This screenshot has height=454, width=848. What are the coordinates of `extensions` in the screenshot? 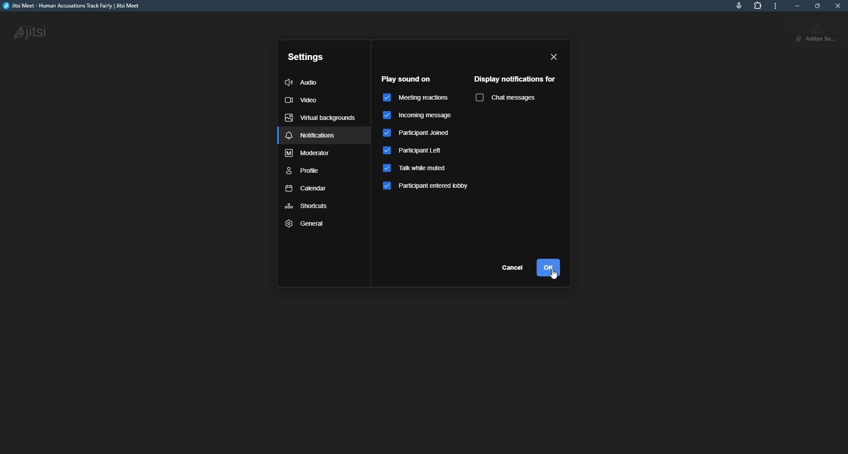 It's located at (758, 6).